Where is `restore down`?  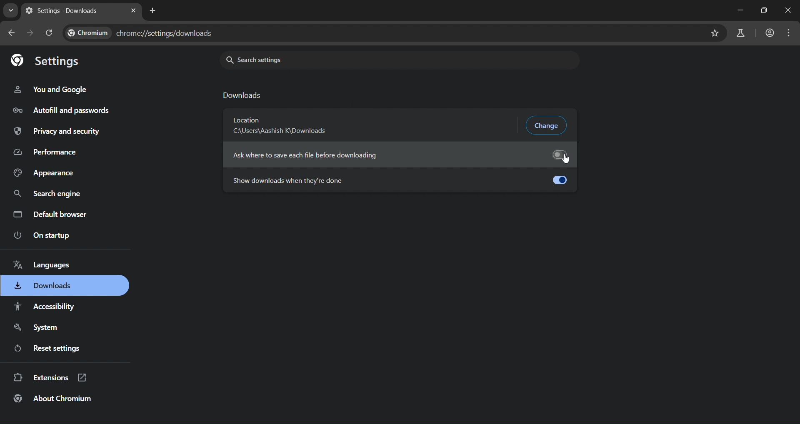 restore down is located at coordinates (762, 11).